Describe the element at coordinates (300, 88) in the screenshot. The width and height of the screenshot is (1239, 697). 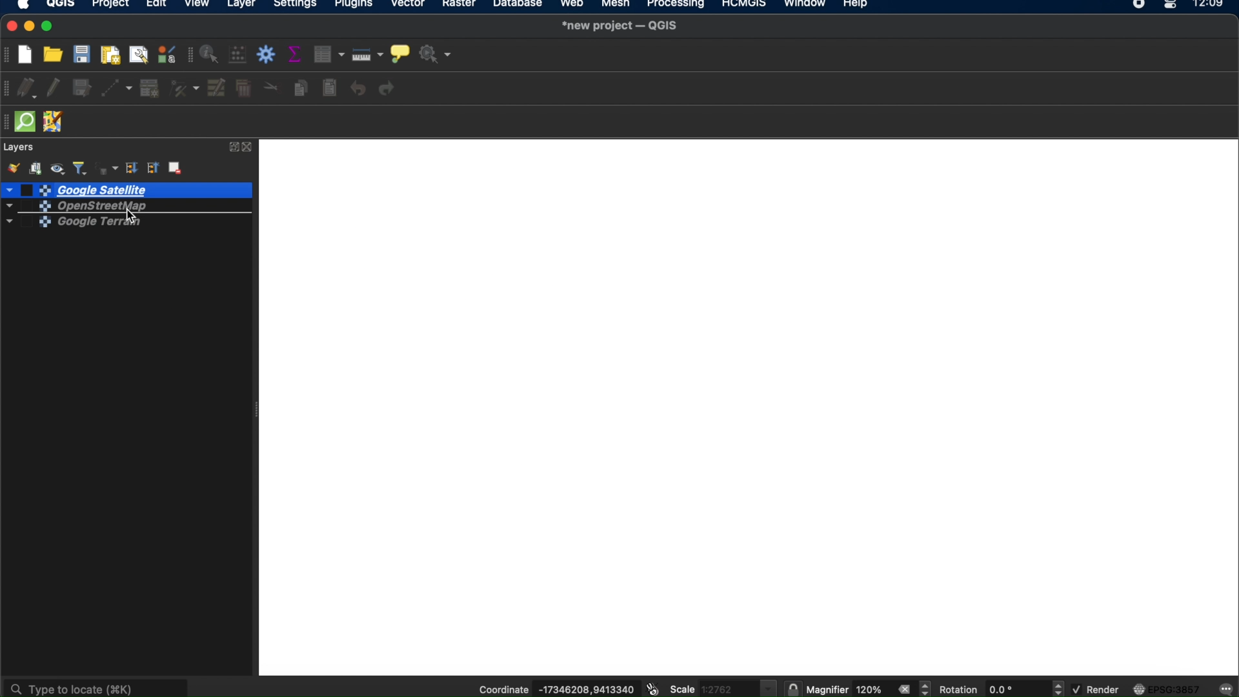
I see `copy features` at that location.